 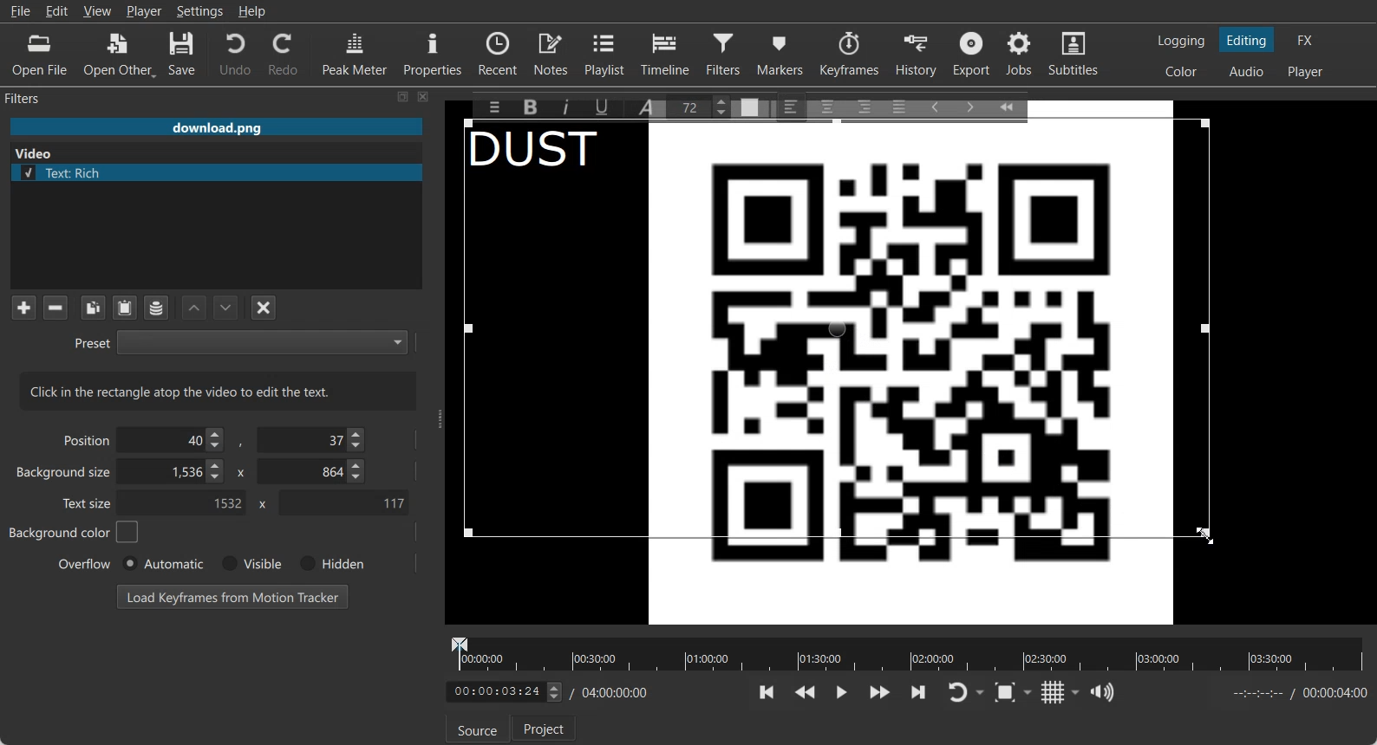 What do you see at coordinates (545, 728) in the screenshot?
I see `Project` at bounding box center [545, 728].